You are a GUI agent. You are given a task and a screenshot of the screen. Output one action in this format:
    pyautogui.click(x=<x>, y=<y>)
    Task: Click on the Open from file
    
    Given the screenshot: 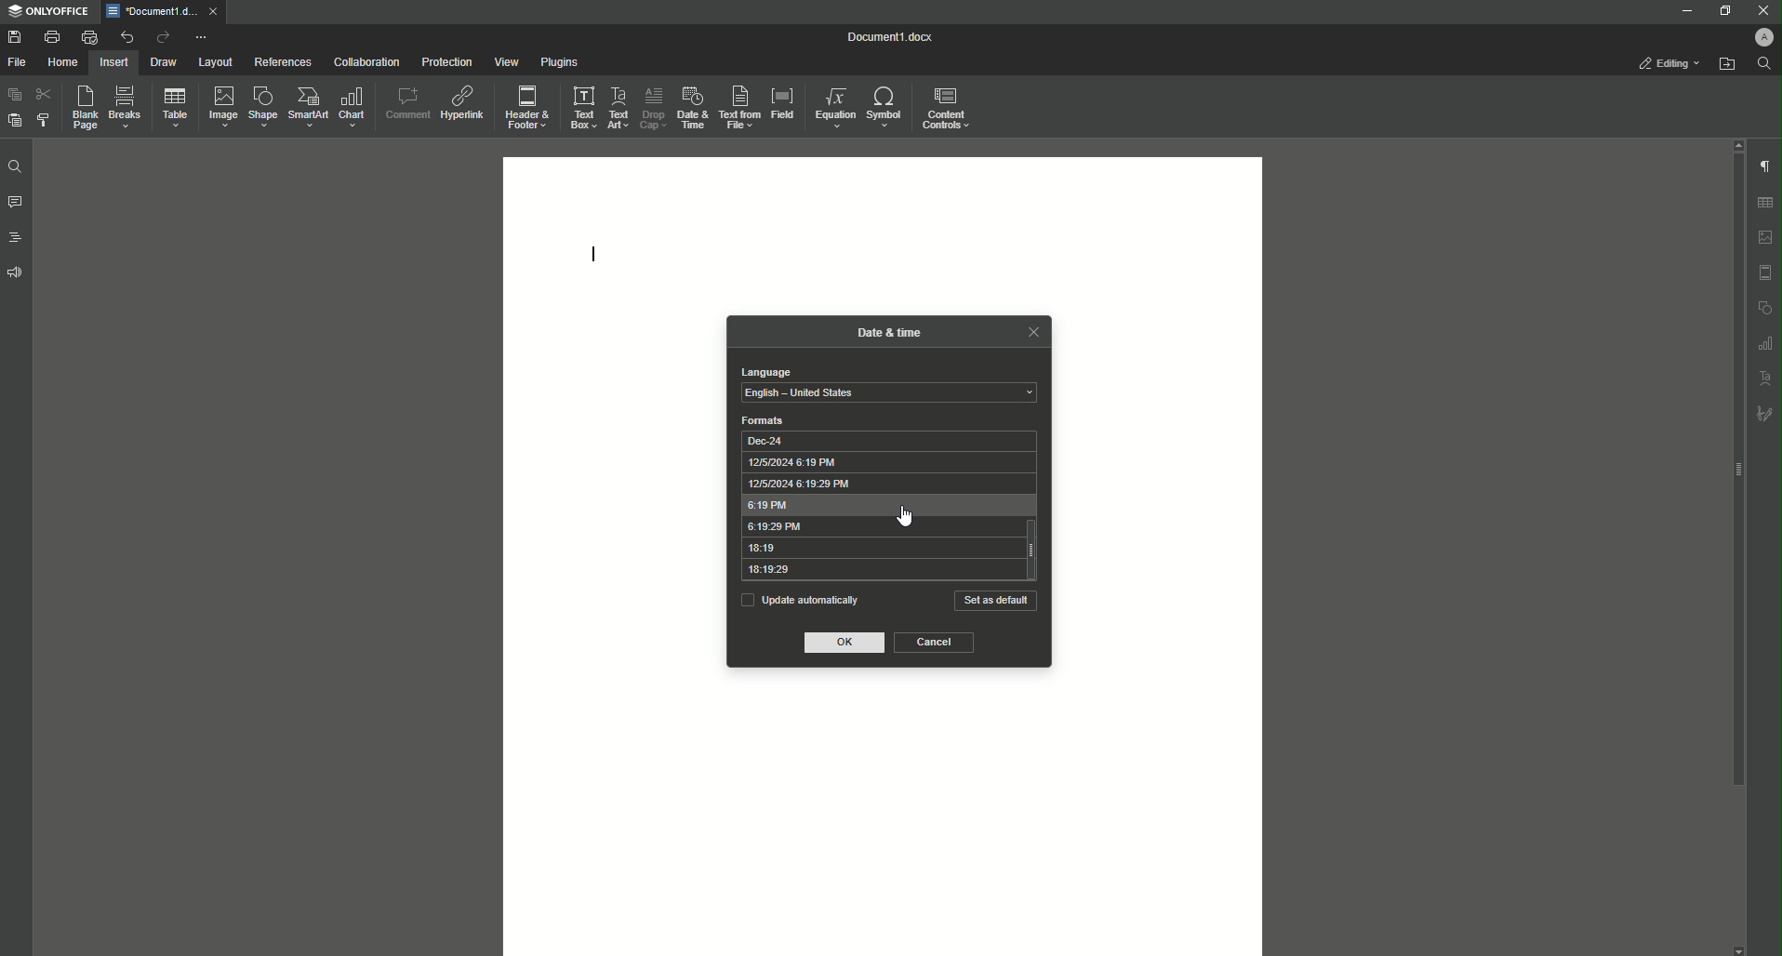 What is the action you would take?
    pyautogui.click(x=1726, y=63)
    